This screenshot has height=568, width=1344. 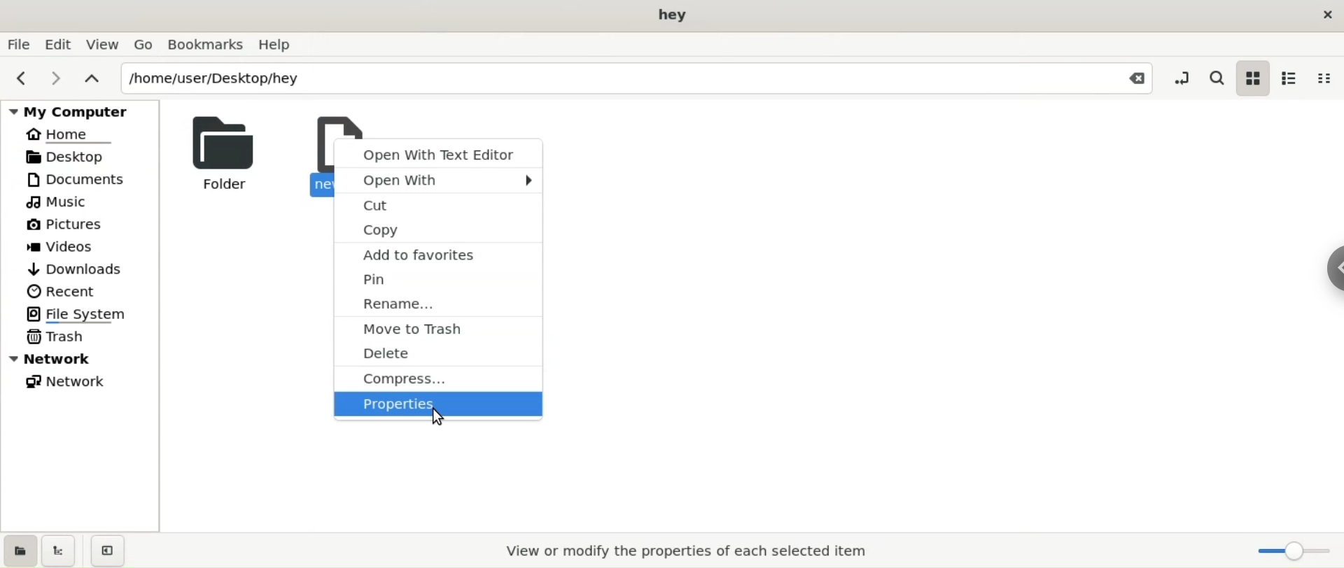 I want to click on parent folders, so click(x=91, y=77).